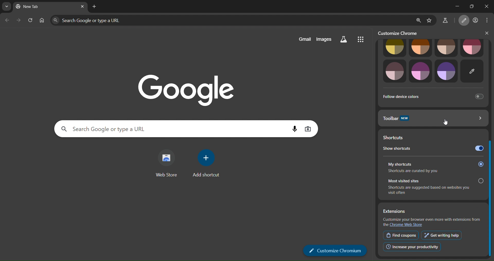 Image resolution: width=494 pixels, height=261 pixels. I want to click on images, so click(323, 39).